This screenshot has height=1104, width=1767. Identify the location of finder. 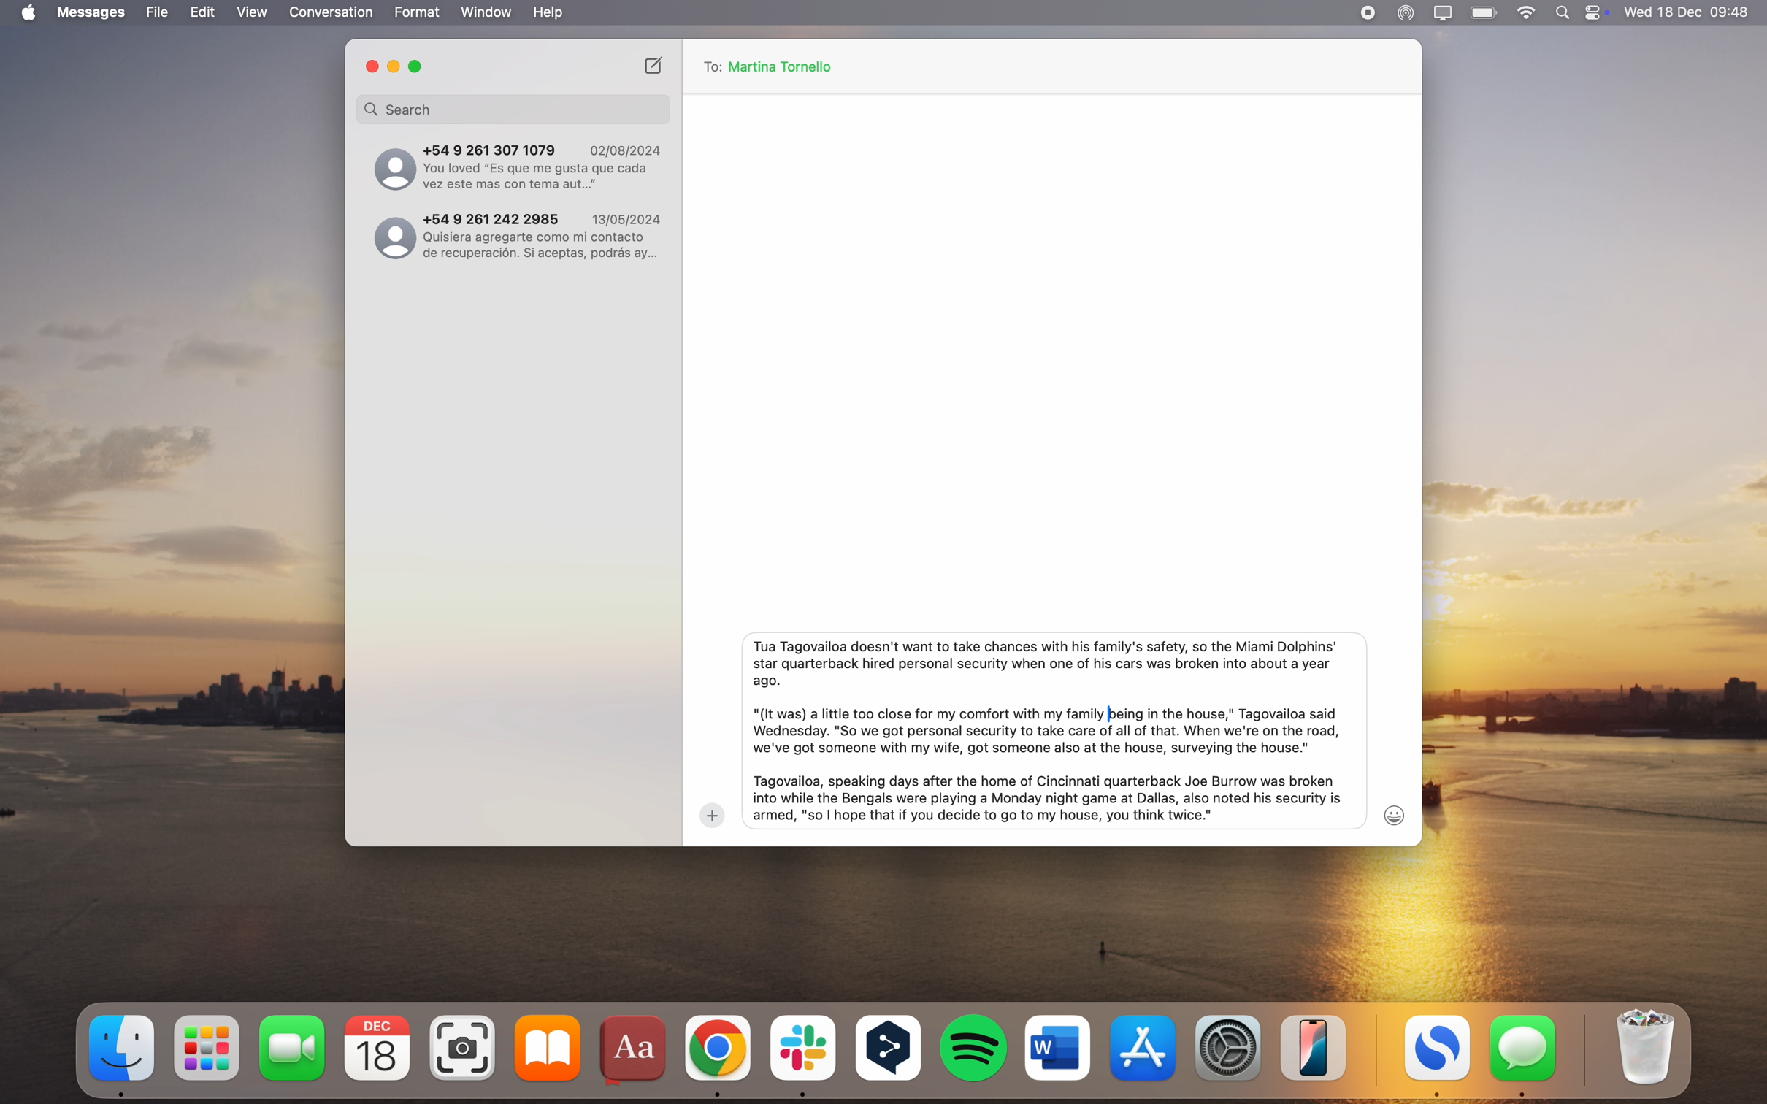
(123, 1054).